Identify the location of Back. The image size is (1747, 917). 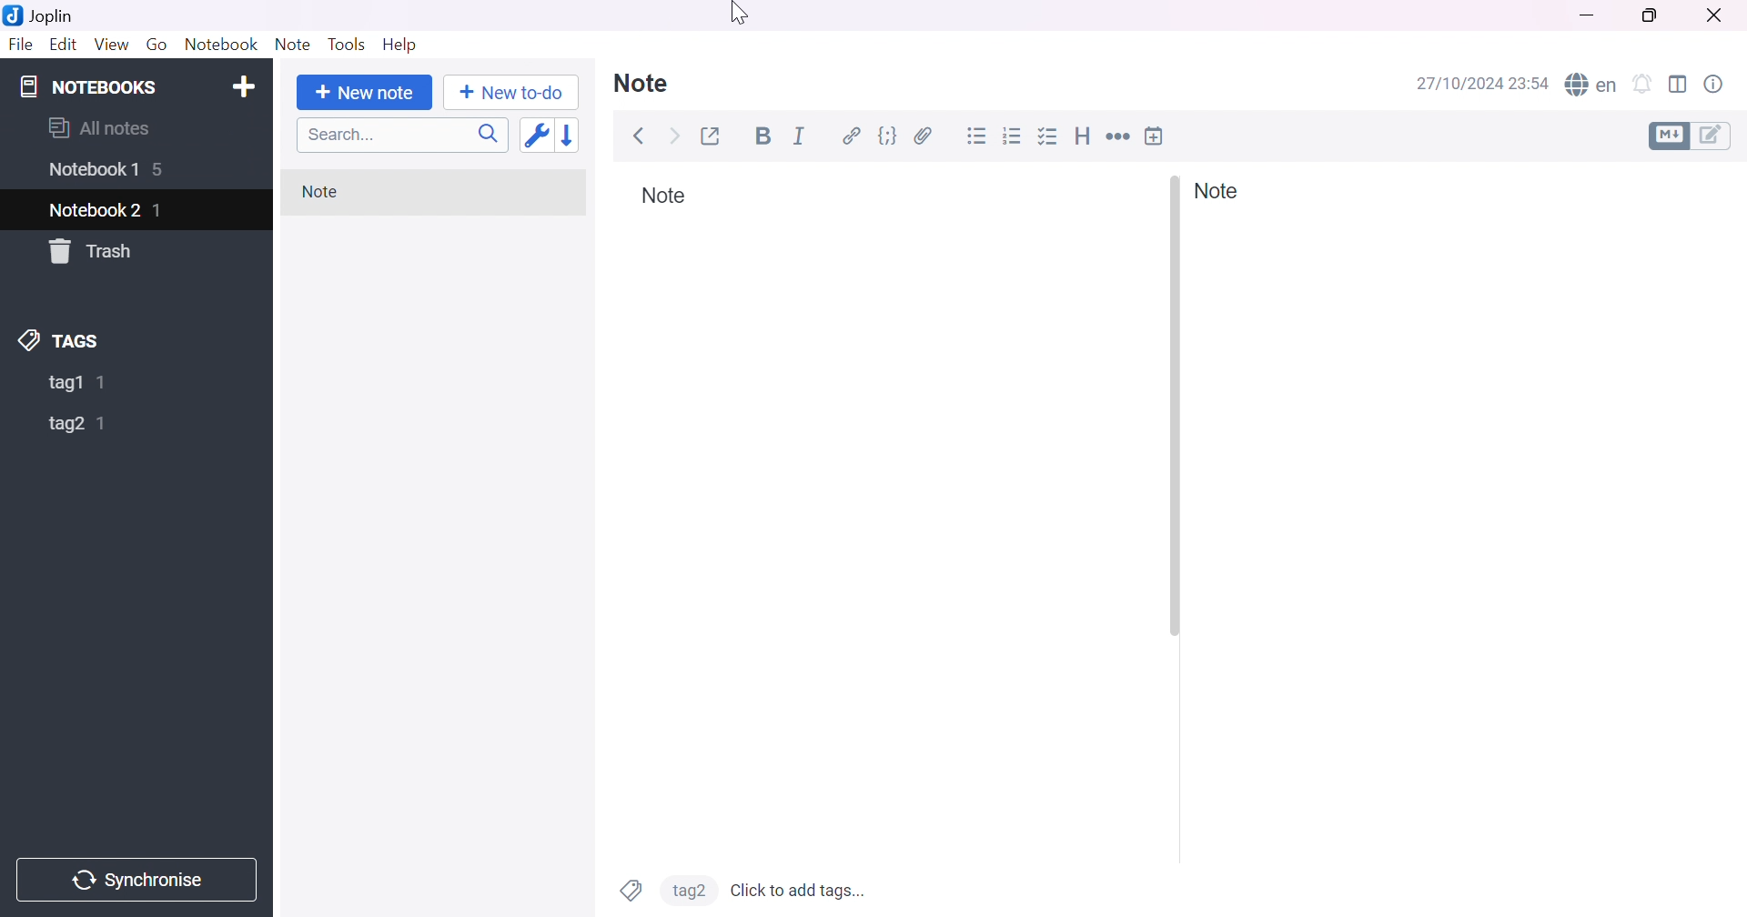
(638, 136).